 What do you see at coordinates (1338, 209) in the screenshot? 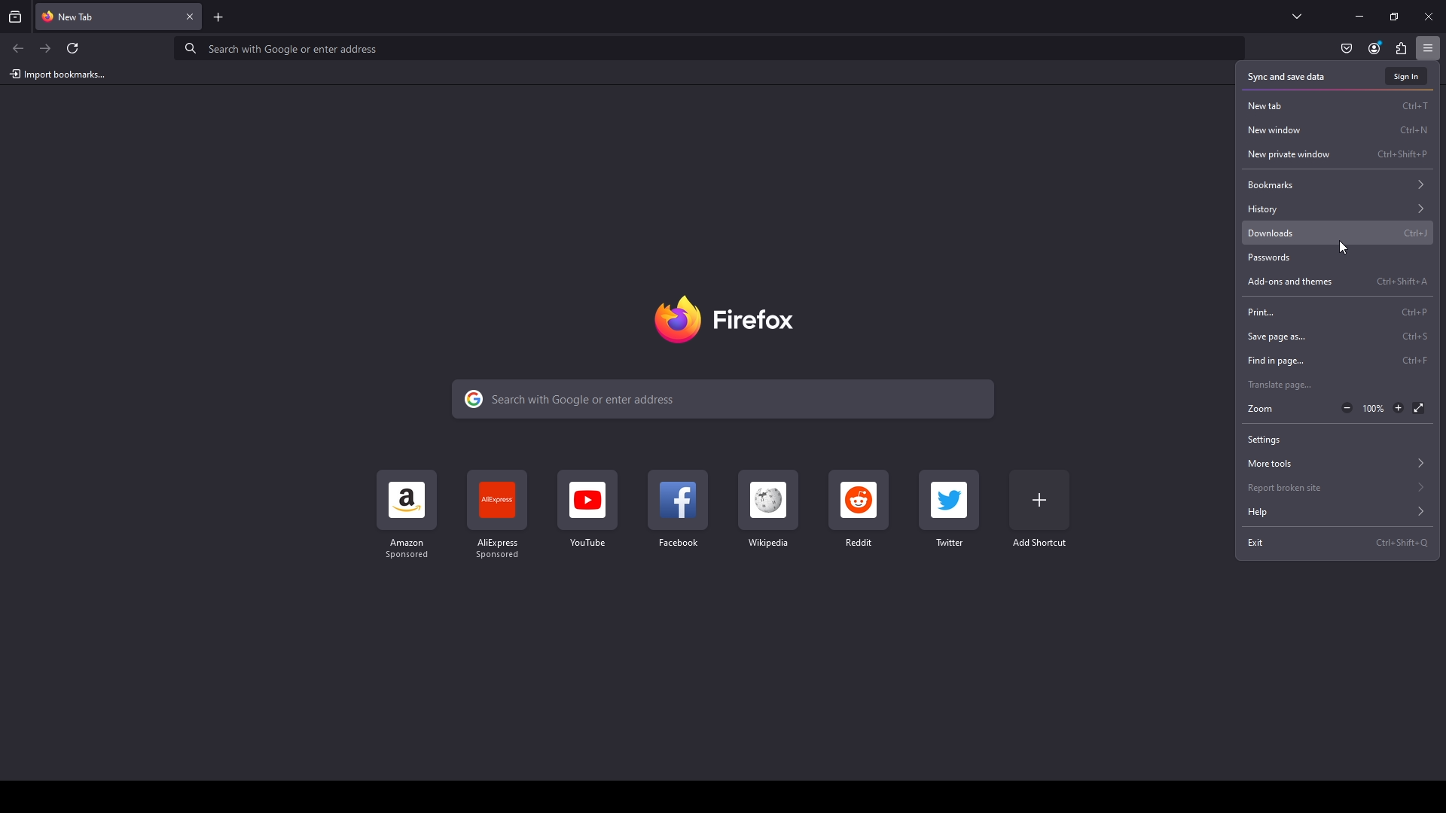
I see `History` at bounding box center [1338, 209].